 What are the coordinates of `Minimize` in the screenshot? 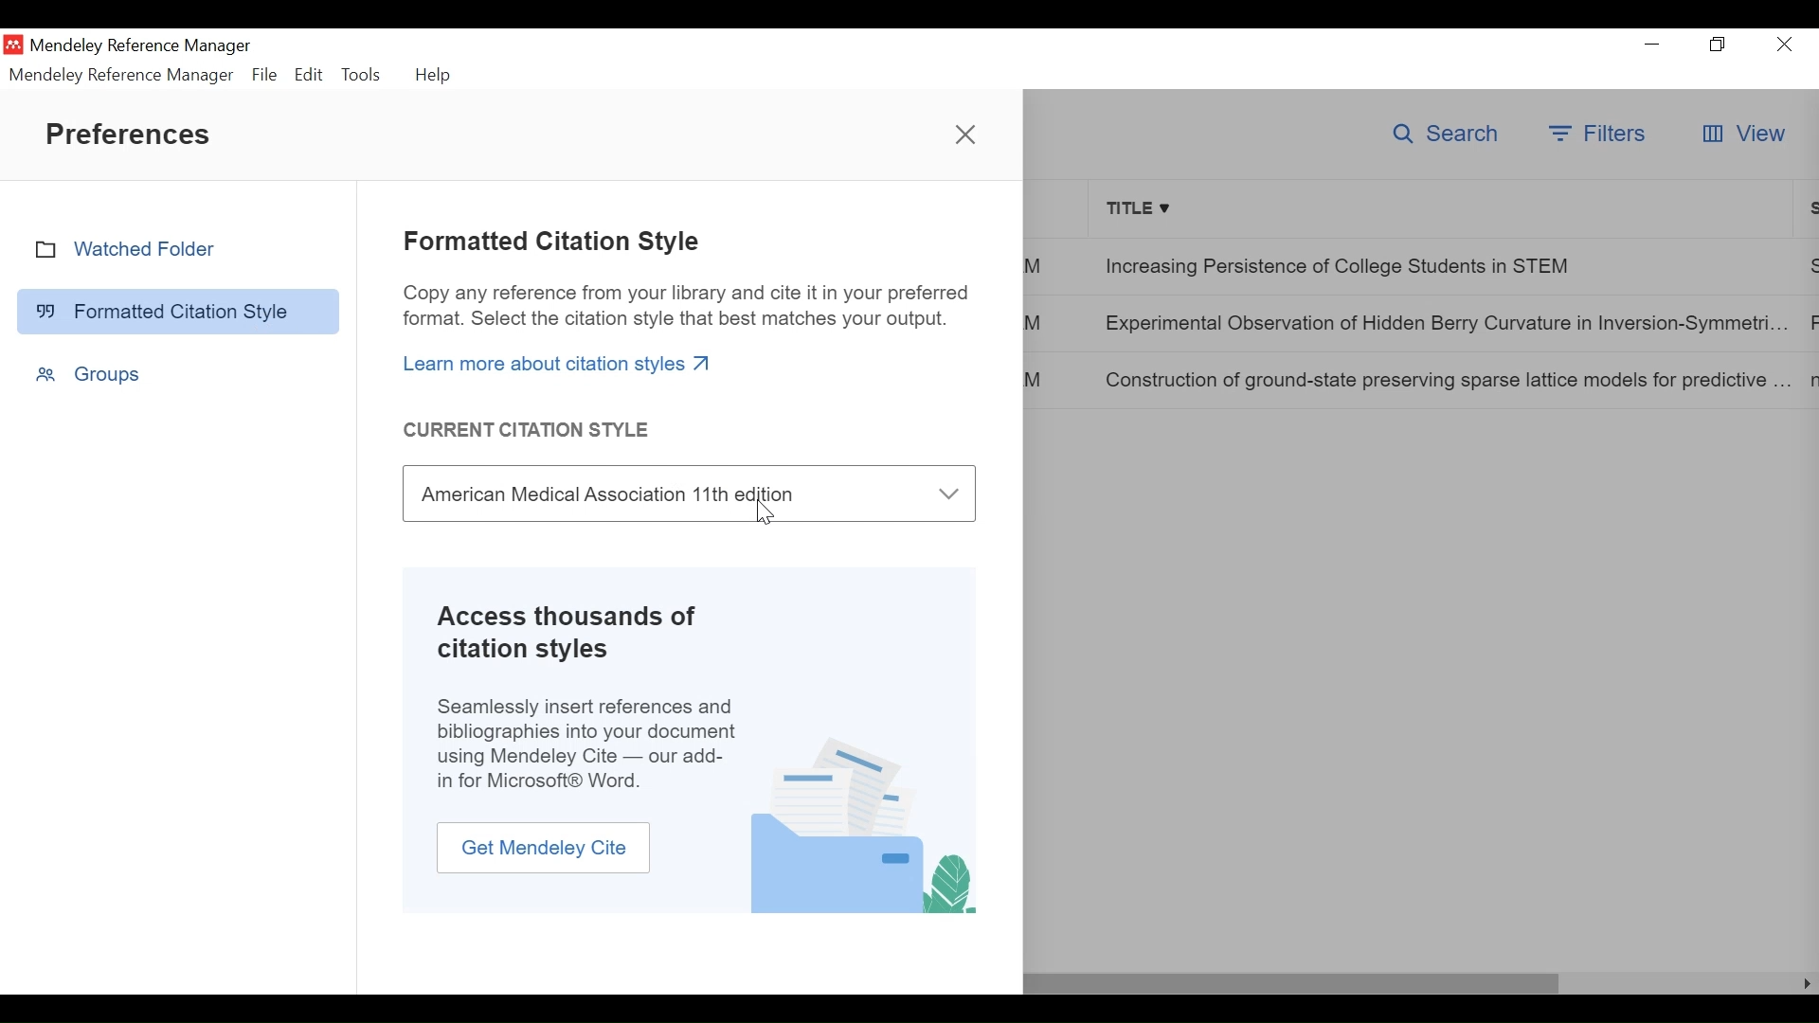 It's located at (1653, 44).